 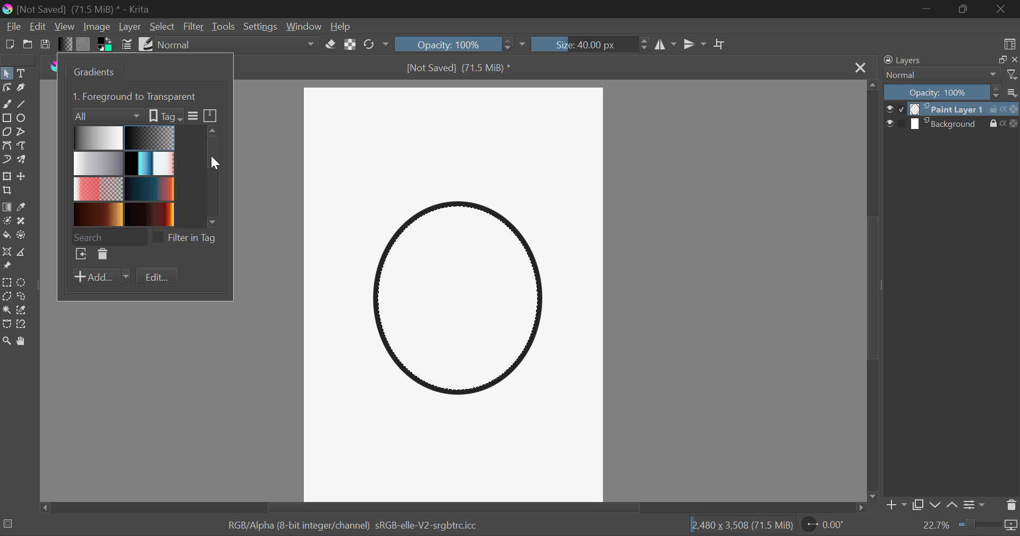 What do you see at coordinates (936, 506) in the screenshot?
I see `Move layer down` at bounding box center [936, 506].